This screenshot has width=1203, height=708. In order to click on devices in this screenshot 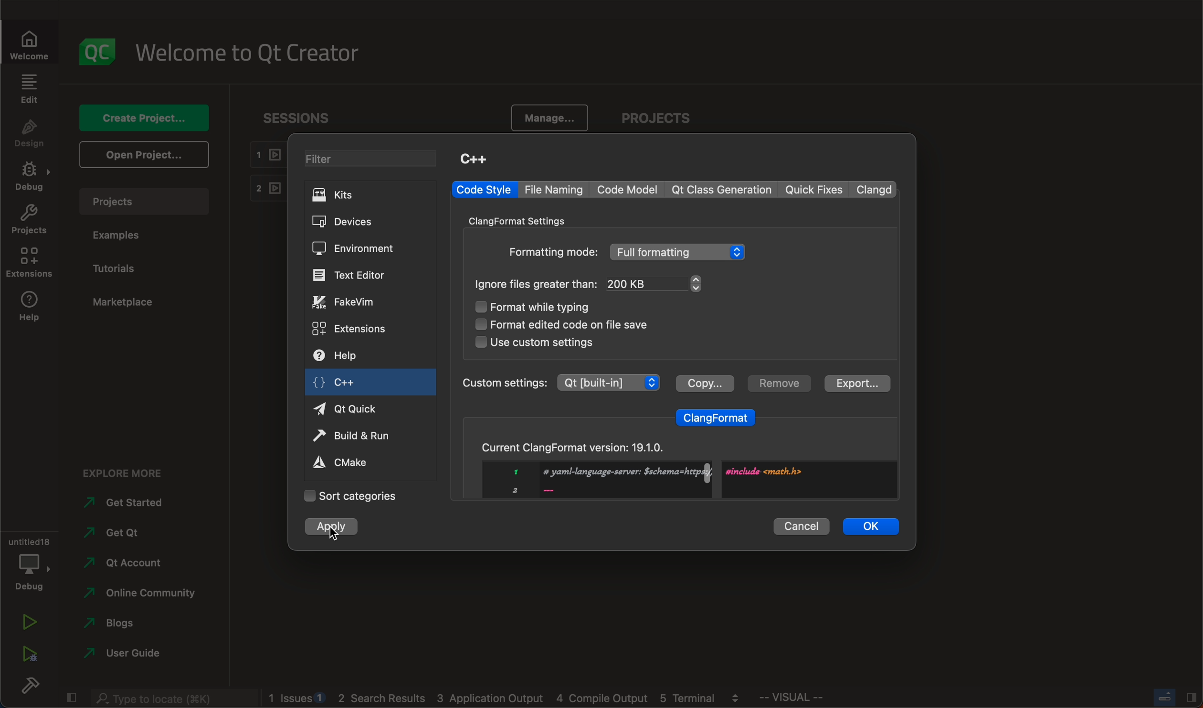, I will do `click(355, 222)`.